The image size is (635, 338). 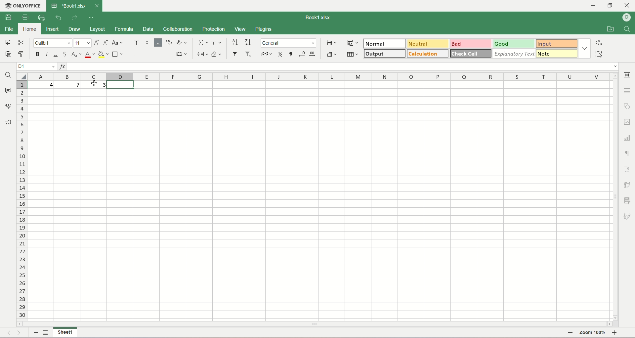 What do you see at coordinates (179, 29) in the screenshot?
I see `collaboration` at bounding box center [179, 29].